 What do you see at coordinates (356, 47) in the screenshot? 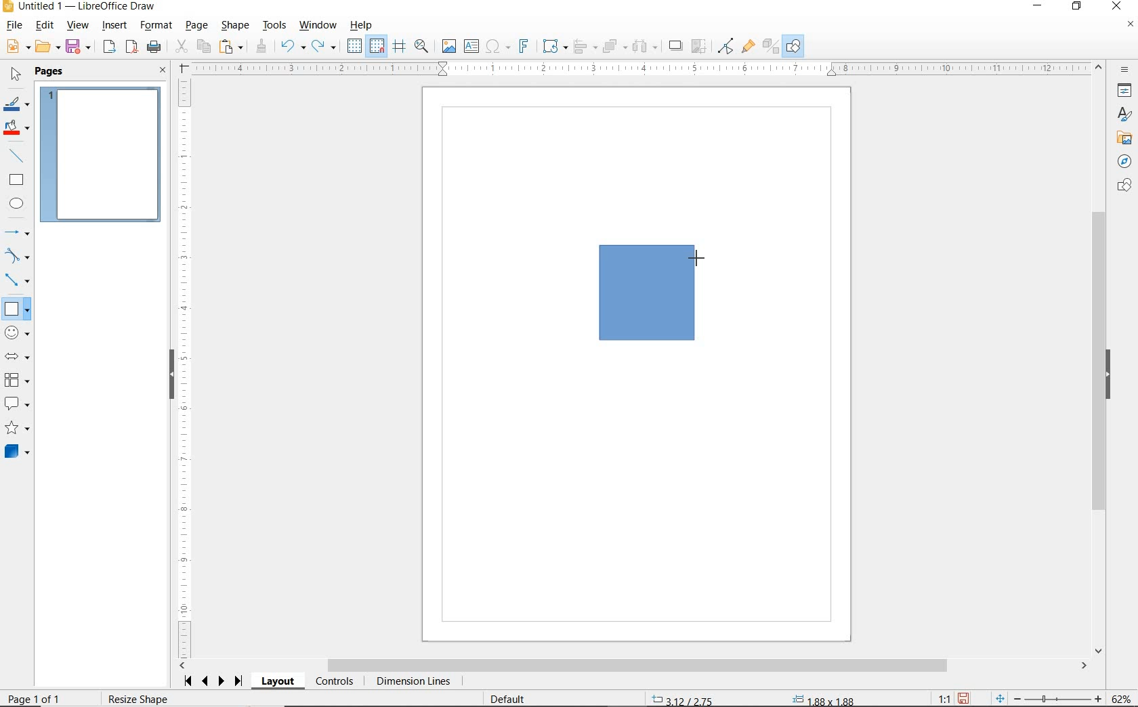
I see `DISPLAY GRID` at bounding box center [356, 47].